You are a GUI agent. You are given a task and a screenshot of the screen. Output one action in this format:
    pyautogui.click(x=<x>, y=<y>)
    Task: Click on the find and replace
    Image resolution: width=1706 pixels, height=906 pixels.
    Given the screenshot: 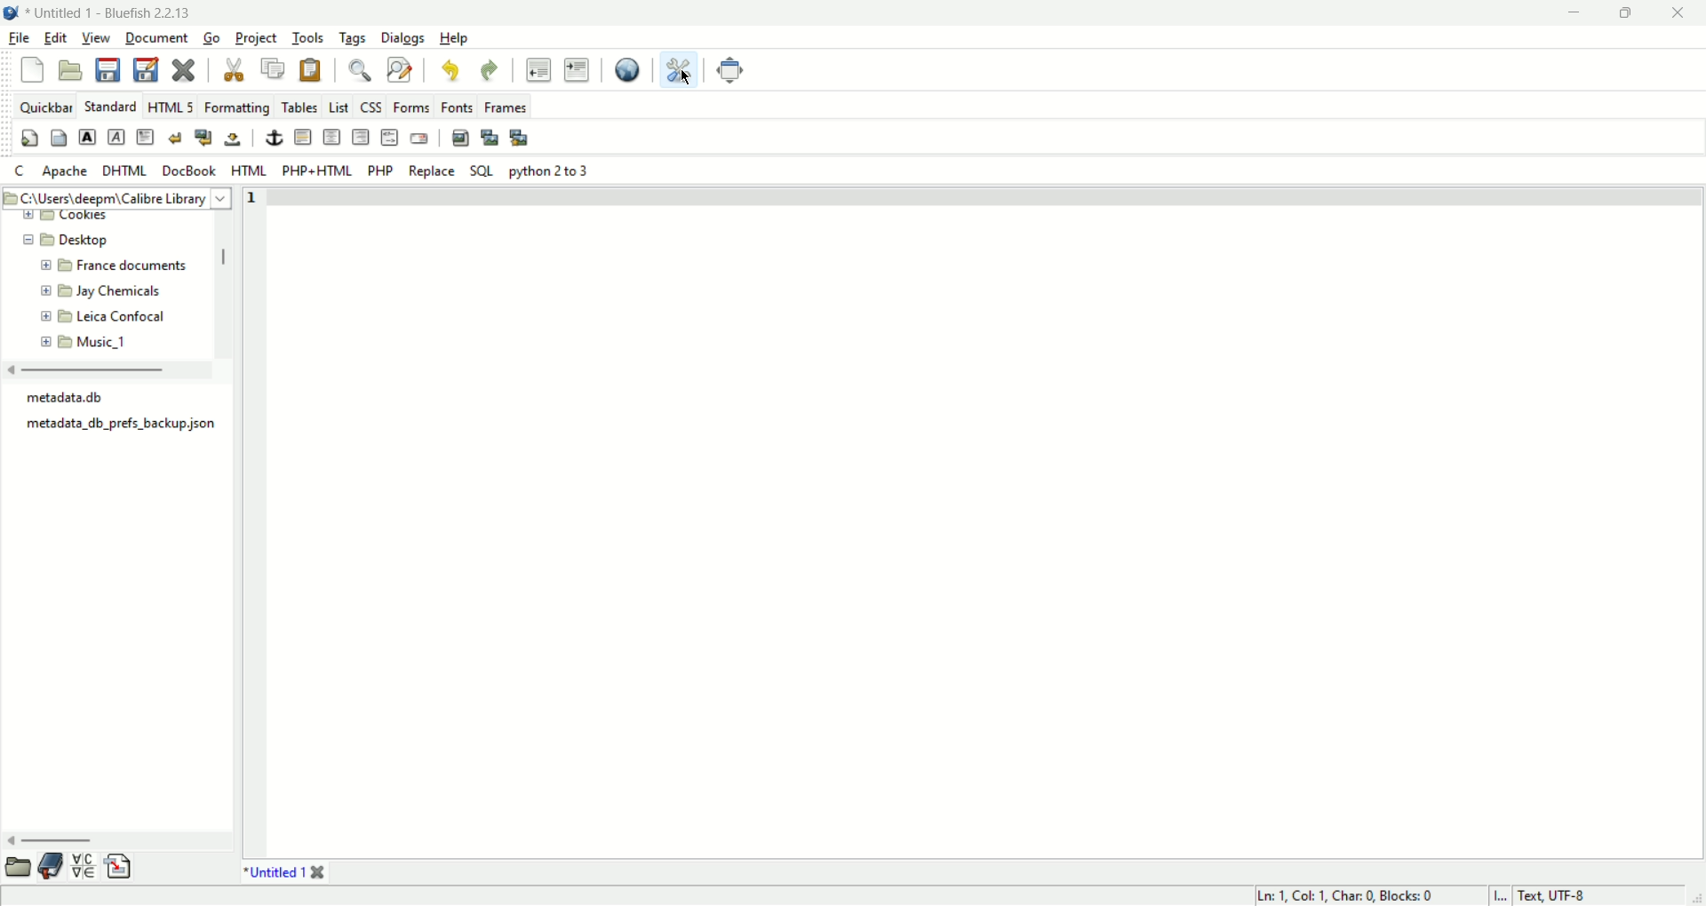 What is the action you would take?
    pyautogui.click(x=399, y=70)
    